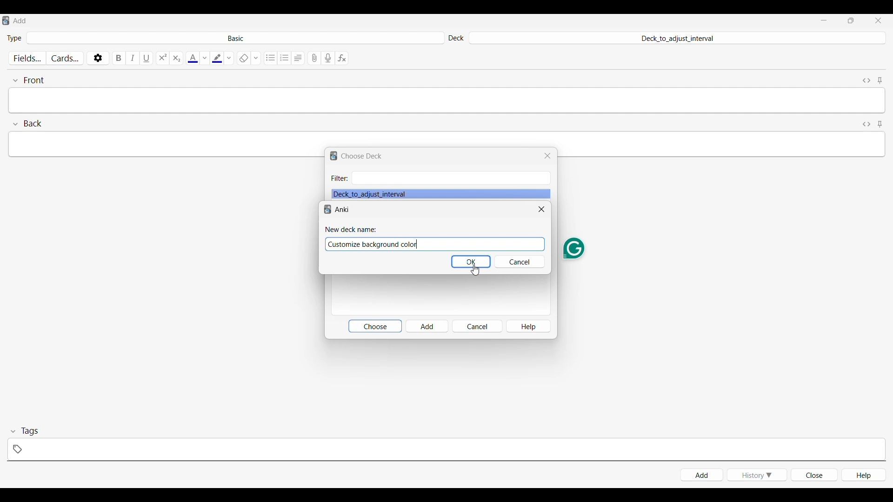 The width and height of the screenshot is (893, 502). What do you see at coordinates (867, 80) in the screenshot?
I see `Toggle HTML editor` at bounding box center [867, 80].